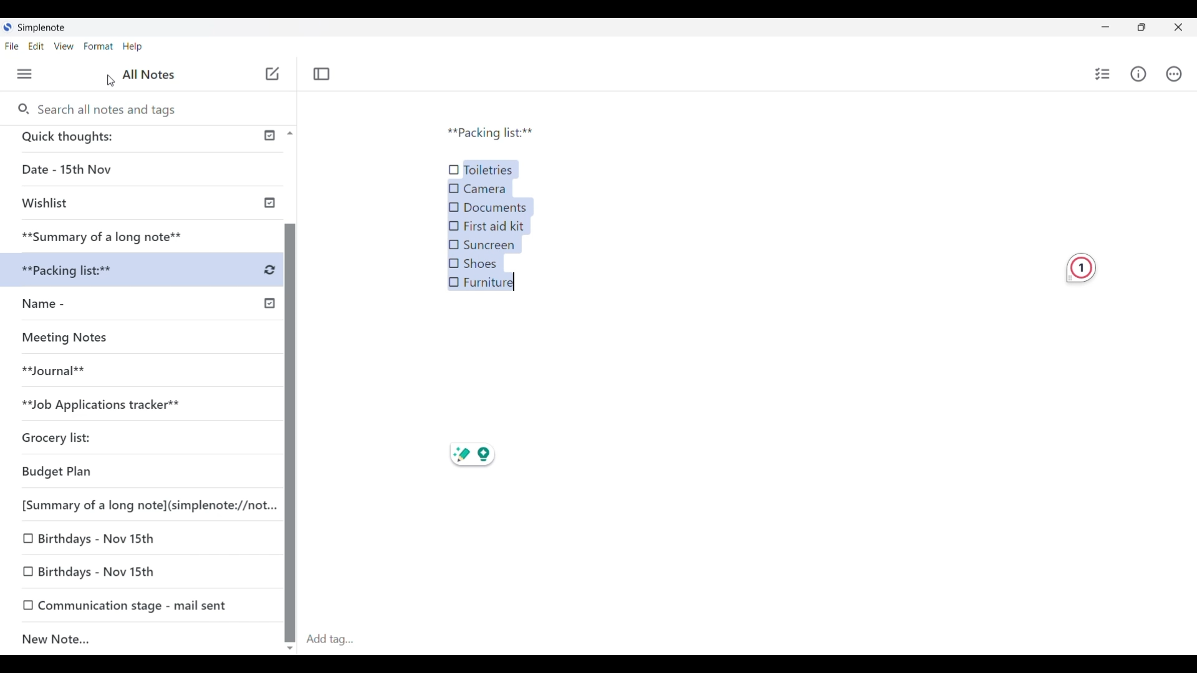 The image size is (1197, 673). What do you see at coordinates (7, 27) in the screenshot?
I see `Software logo` at bounding box center [7, 27].